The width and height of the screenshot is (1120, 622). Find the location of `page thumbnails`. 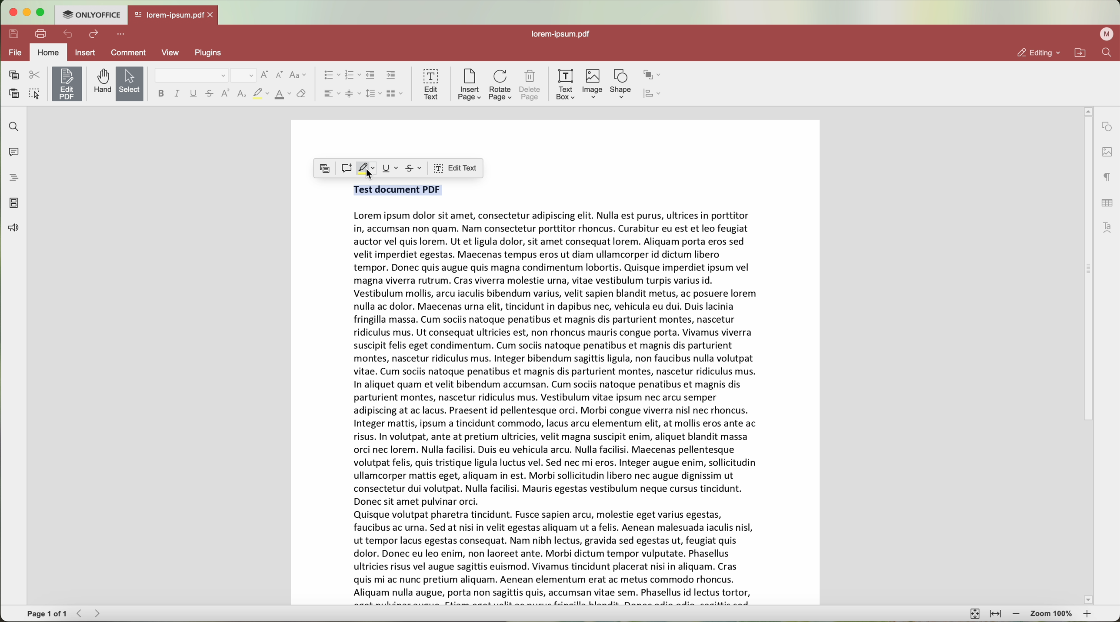

page thumbnails is located at coordinates (13, 204).